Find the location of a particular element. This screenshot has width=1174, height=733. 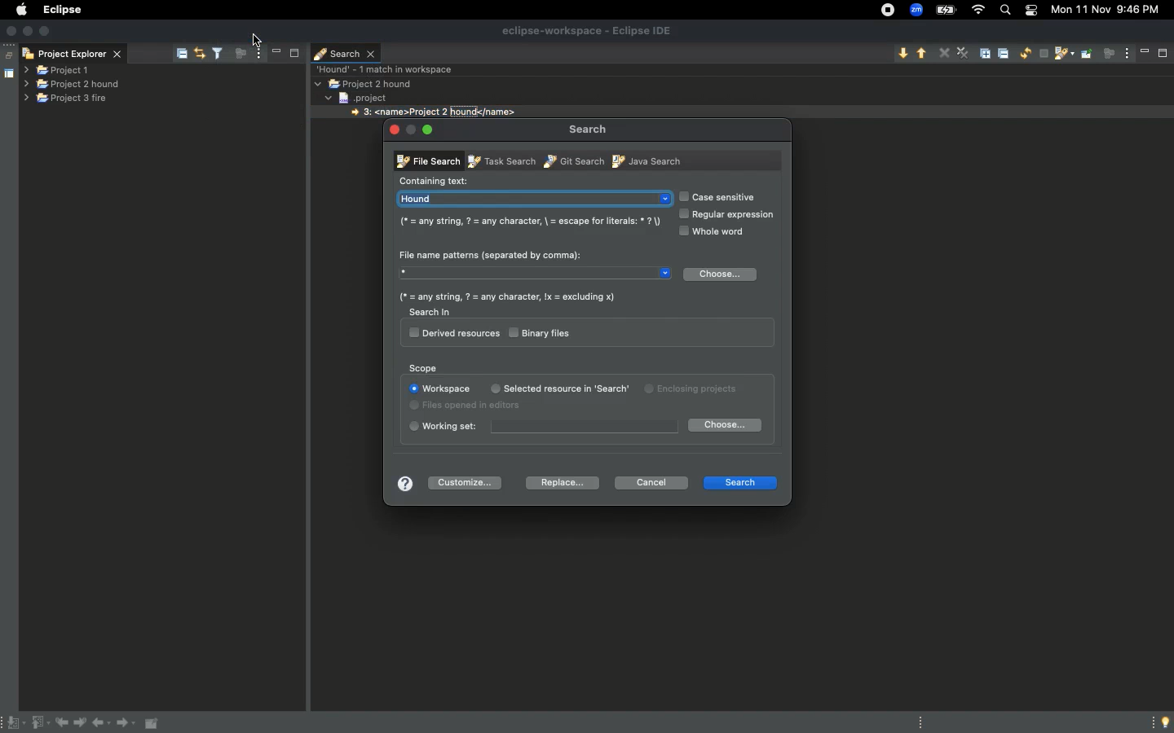

Derived resources is located at coordinates (453, 334).